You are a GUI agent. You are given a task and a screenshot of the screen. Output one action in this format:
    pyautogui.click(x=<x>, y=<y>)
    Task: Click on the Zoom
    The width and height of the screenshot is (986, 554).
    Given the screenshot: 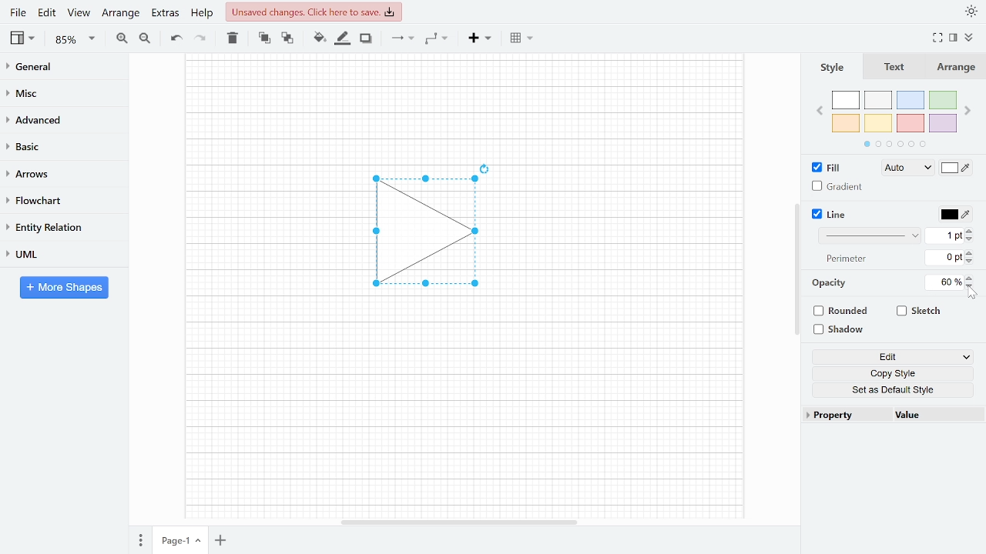 What is the action you would take?
    pyautogui.click(x=75, y=39)
    